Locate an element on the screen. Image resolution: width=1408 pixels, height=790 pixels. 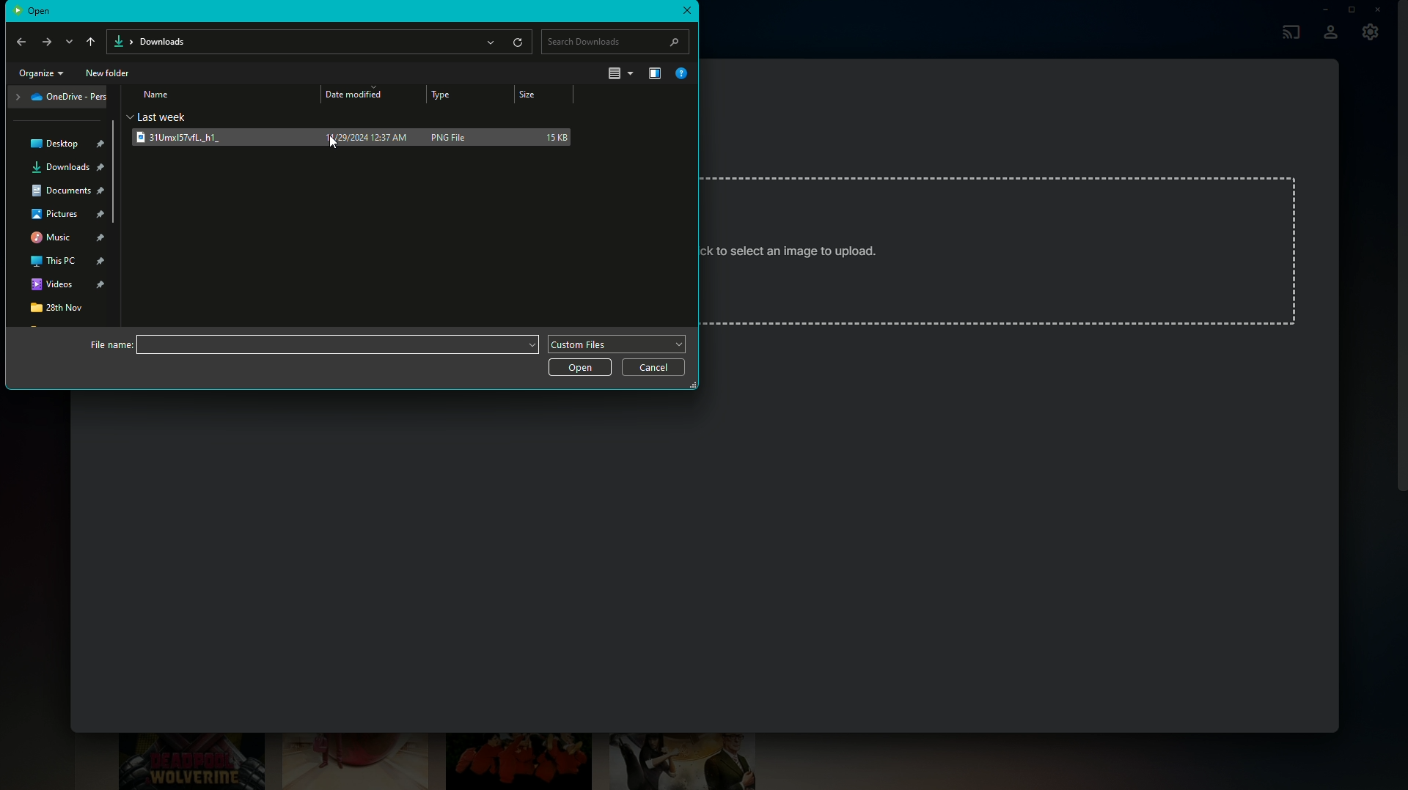
Cast is located at coordinates (1288, 30).